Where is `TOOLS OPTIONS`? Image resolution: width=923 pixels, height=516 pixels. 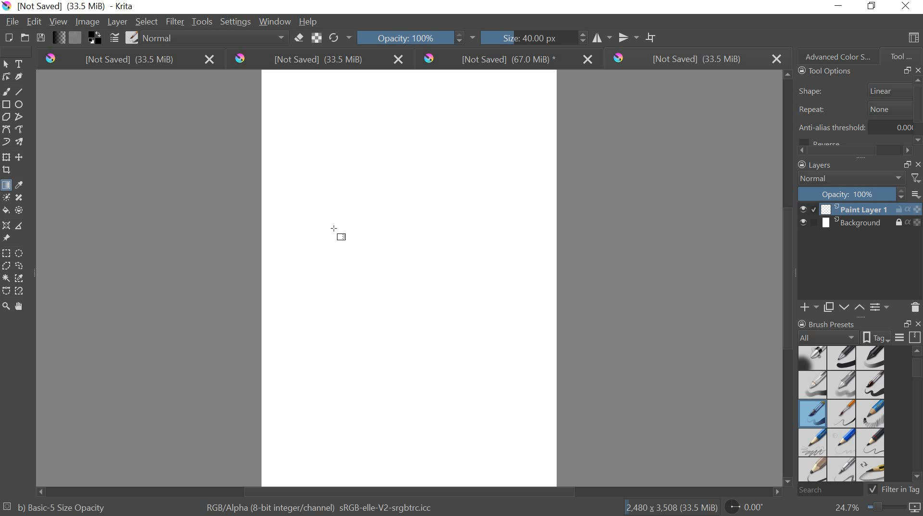
TOOLS OPTIONS is located at coordinates (823, 72).